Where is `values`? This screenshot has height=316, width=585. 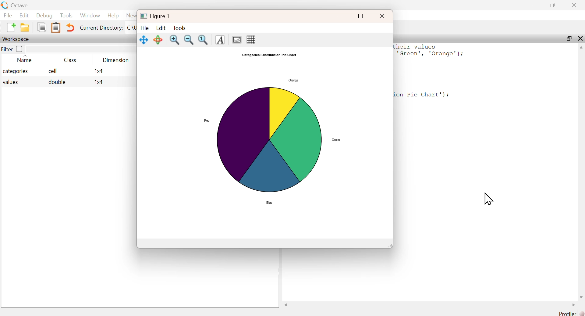
values is located at coordinates (11, 82).